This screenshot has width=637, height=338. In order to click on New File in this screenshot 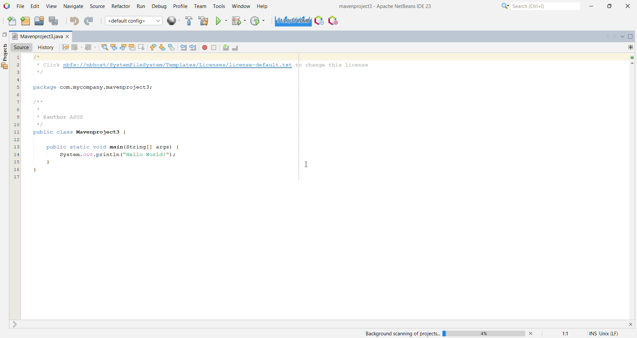, I will do `click(11, 21)`.